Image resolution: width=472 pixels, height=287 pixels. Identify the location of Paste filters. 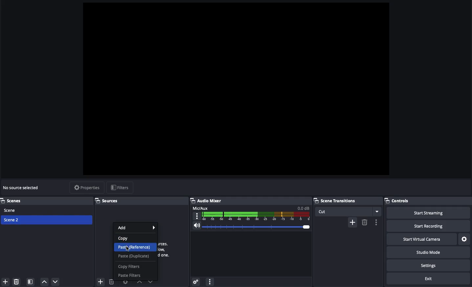
(130, 276).